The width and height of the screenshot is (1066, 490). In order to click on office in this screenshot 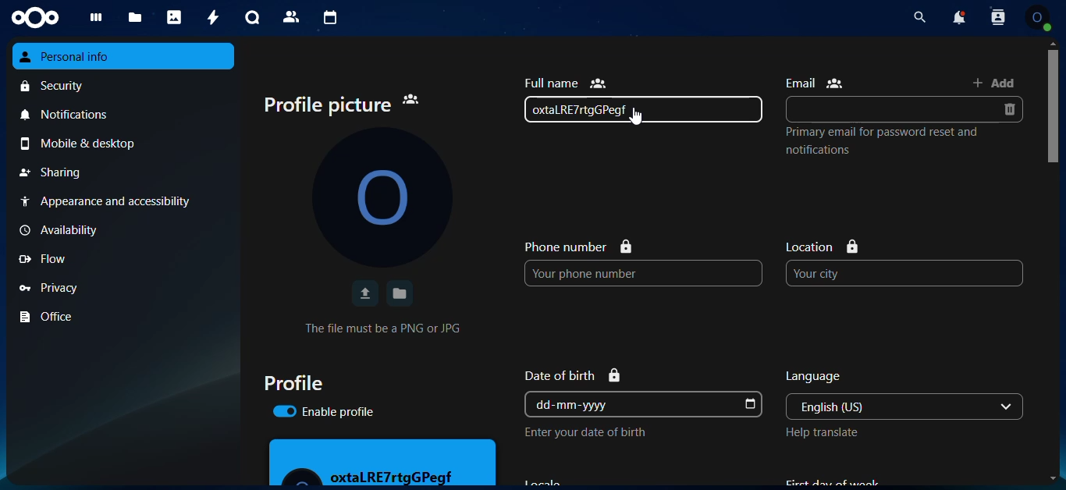, I will do `click(125, 317)`.